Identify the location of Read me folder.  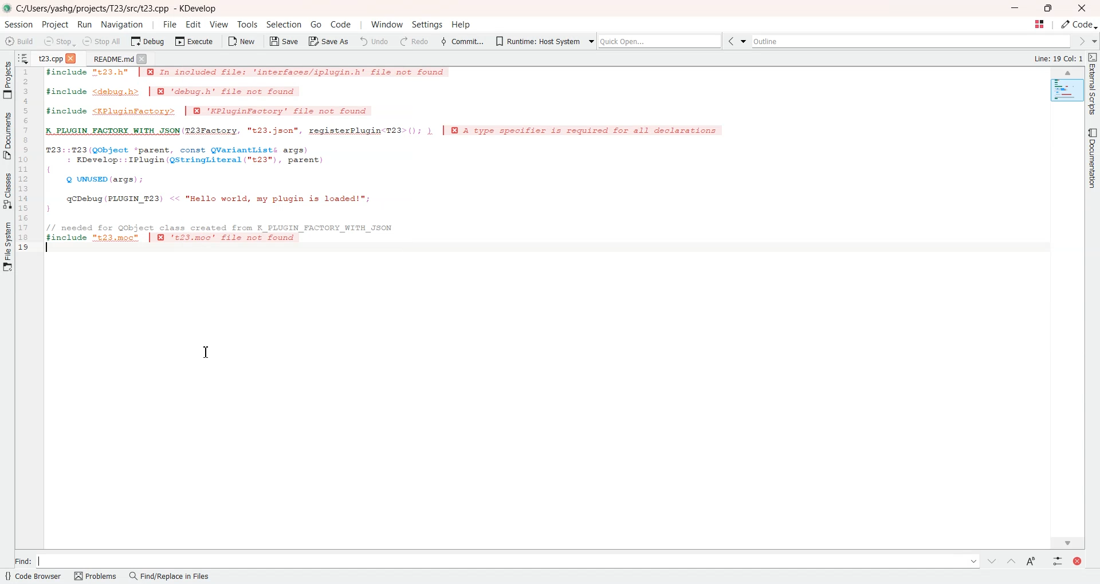
(111, 58).